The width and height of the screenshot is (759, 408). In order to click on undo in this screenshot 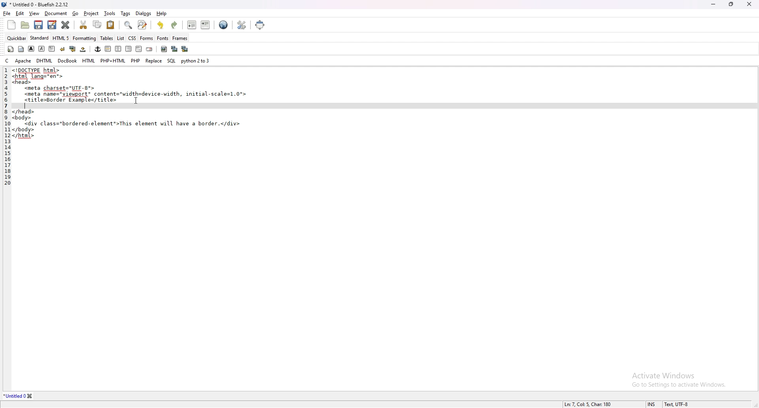, I will do `click(160, 25)`.